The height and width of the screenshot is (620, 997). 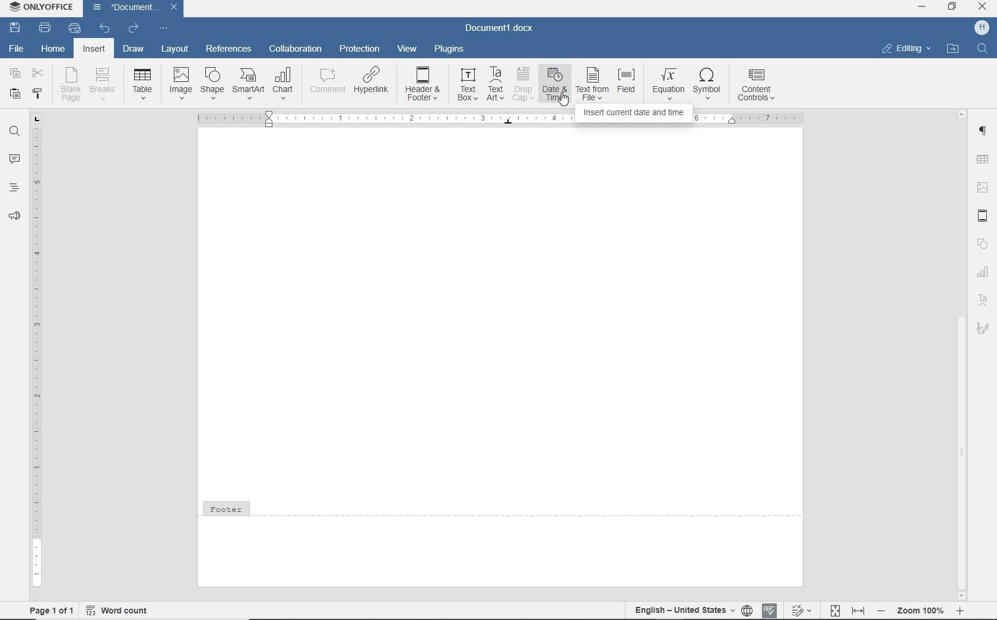 I want to click on editing, so click(x=907, y=49).